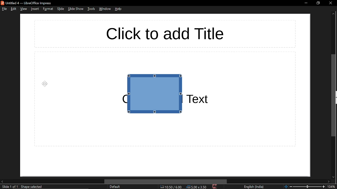 The width and height of the screenshot is (337, 189). I want to click on close, so click(330, 3).